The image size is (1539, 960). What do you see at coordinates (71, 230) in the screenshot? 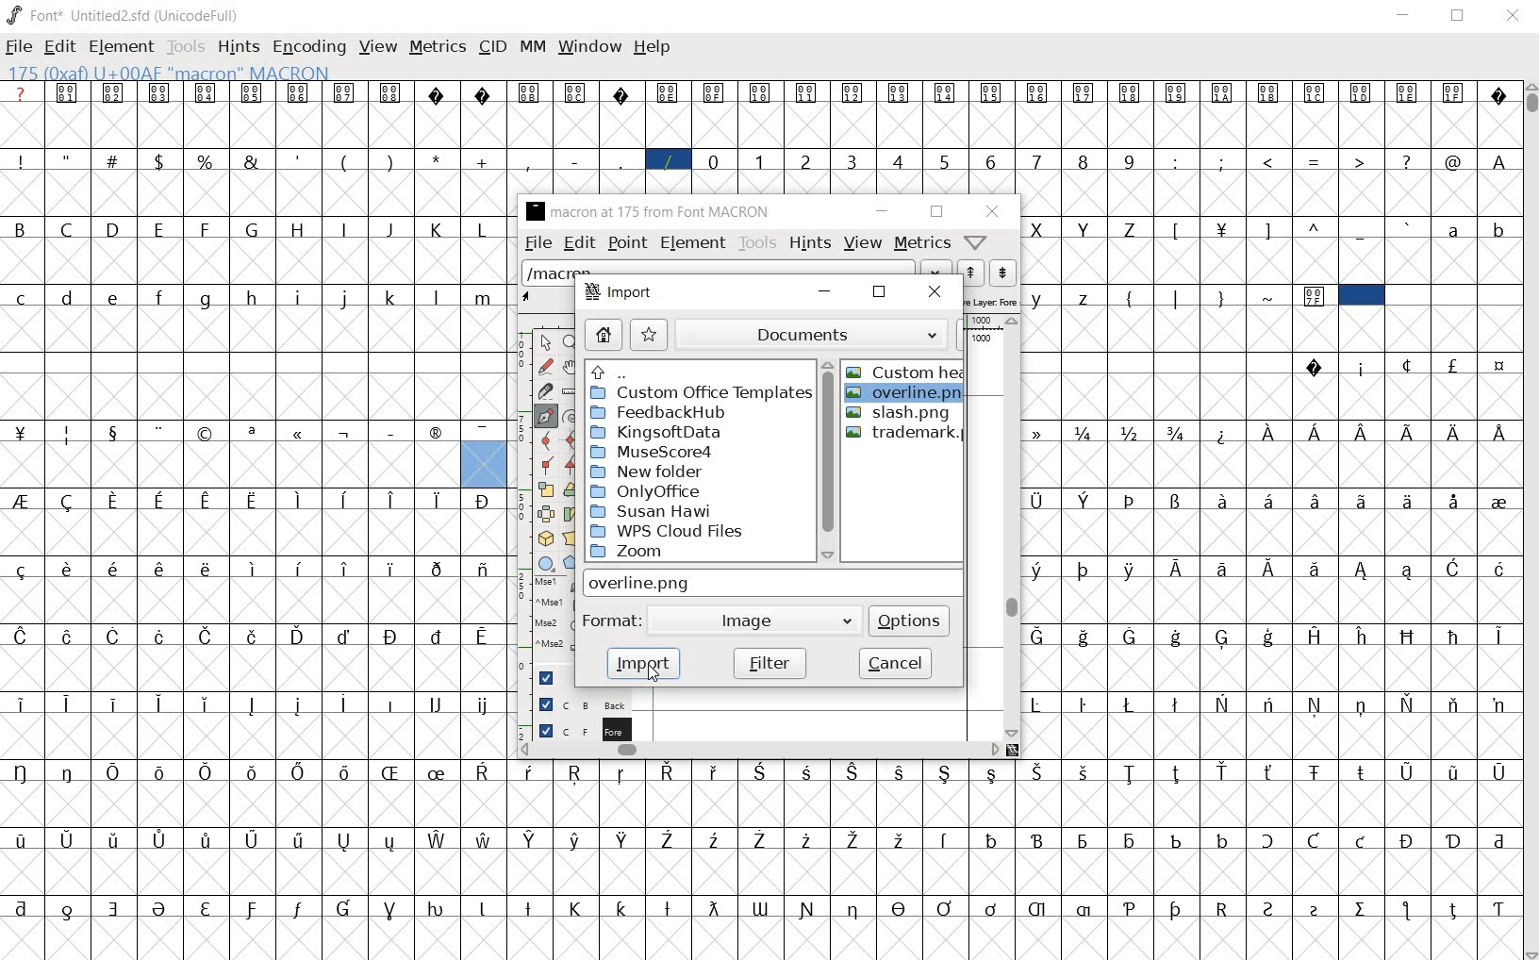
I see `C` at bounding box center [71, 230].